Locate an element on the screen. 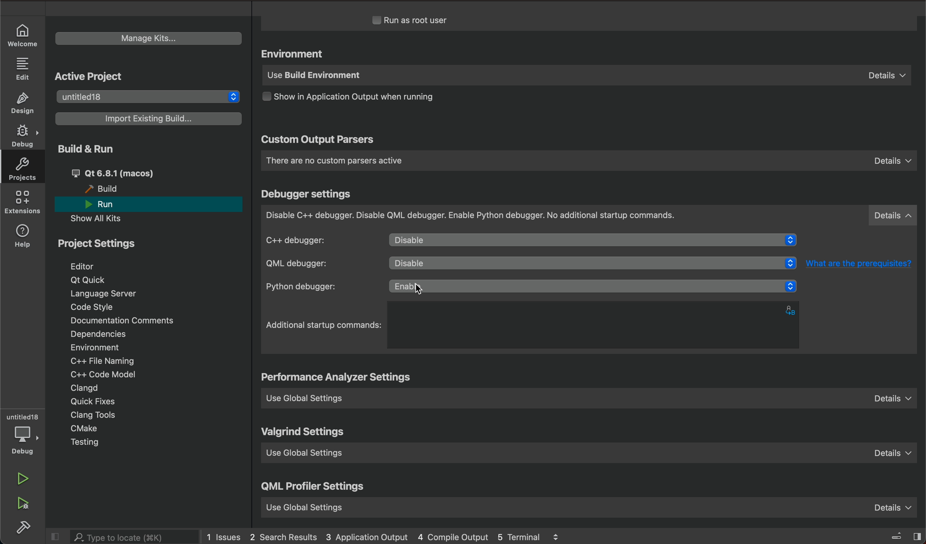  use global  is located at coordinates (588, 505).